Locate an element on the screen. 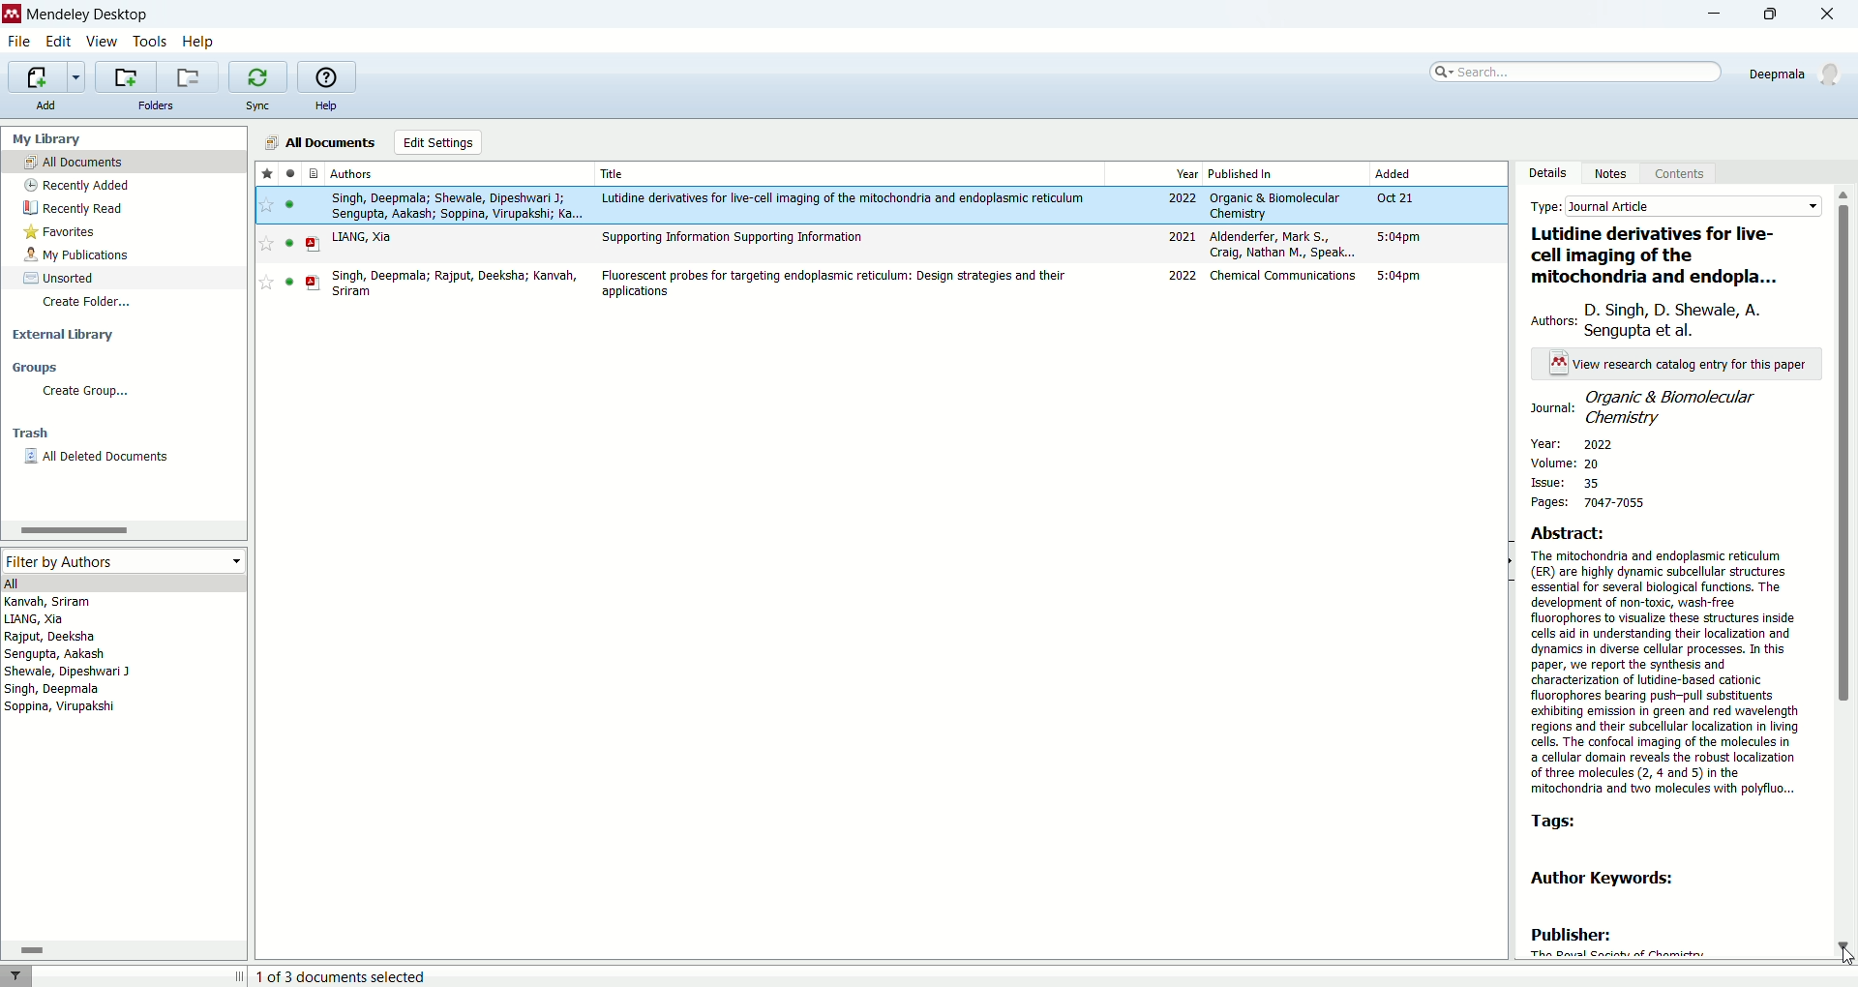  Abstract:The mitochondria and endoplasmic reticulum(ER) are highly dynamic subcellular structures essential for several biological functions. The development of non-toxic, wash-free fluorophores to visualize these structures inside cells aid in understanding their localization and dynamics in diverse cellular processes. In this paper, we report the synthesis and characterization of lutidine-based cationic fluorophores bearing push-pull substituents exhibiting emission in green and red wavelength regions and their subcellular localization in living cells. The confocal imaging of the molecules in a cellular domain reveals the robust localization of three molecules (2, 4 and 5) in the mitochondria and two molecules with polyfluo is located at coordinates (1668, 661).